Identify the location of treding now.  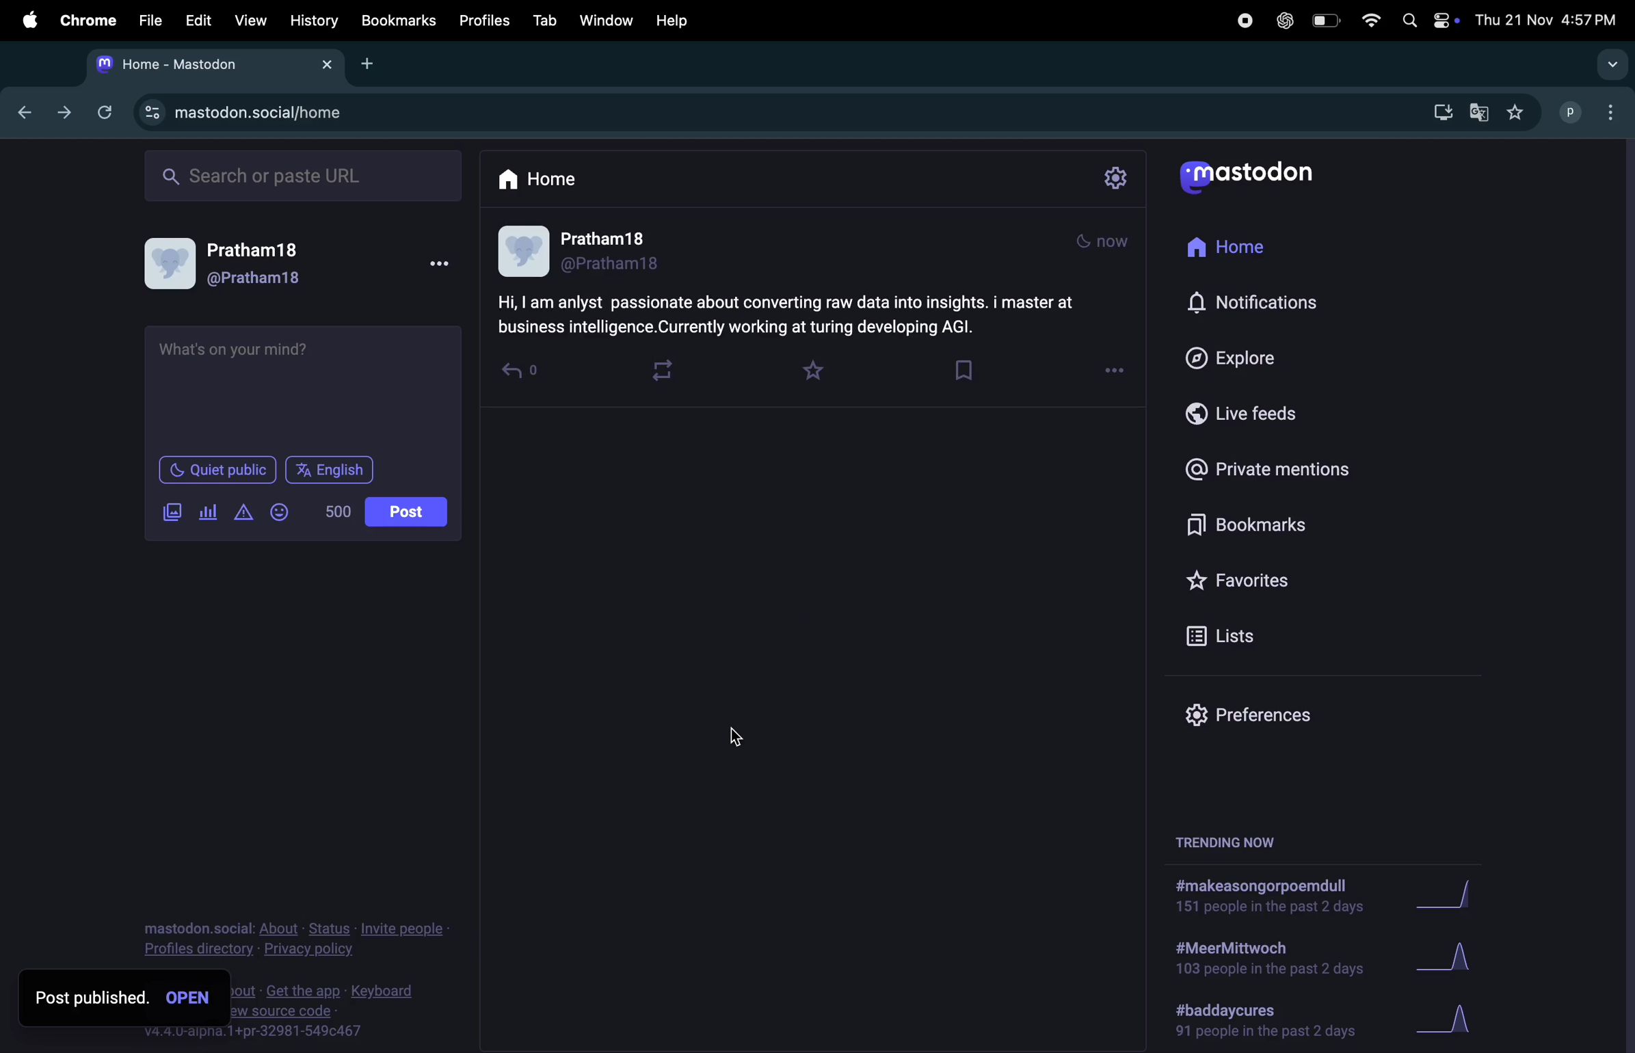
(1227, 842).